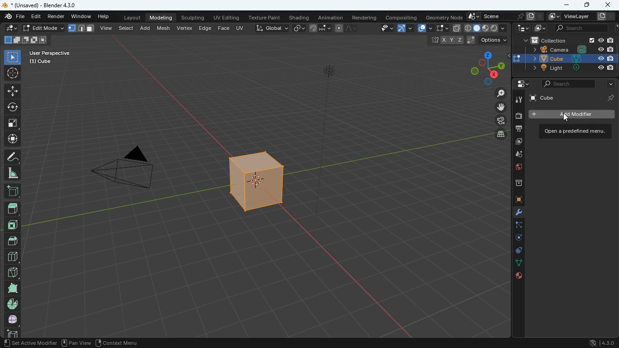 This screenshot has height=348, width=619. What do you see at coordinates (505, 15) in the screenshot?
I see `scene` at bounding box center [505, 15].